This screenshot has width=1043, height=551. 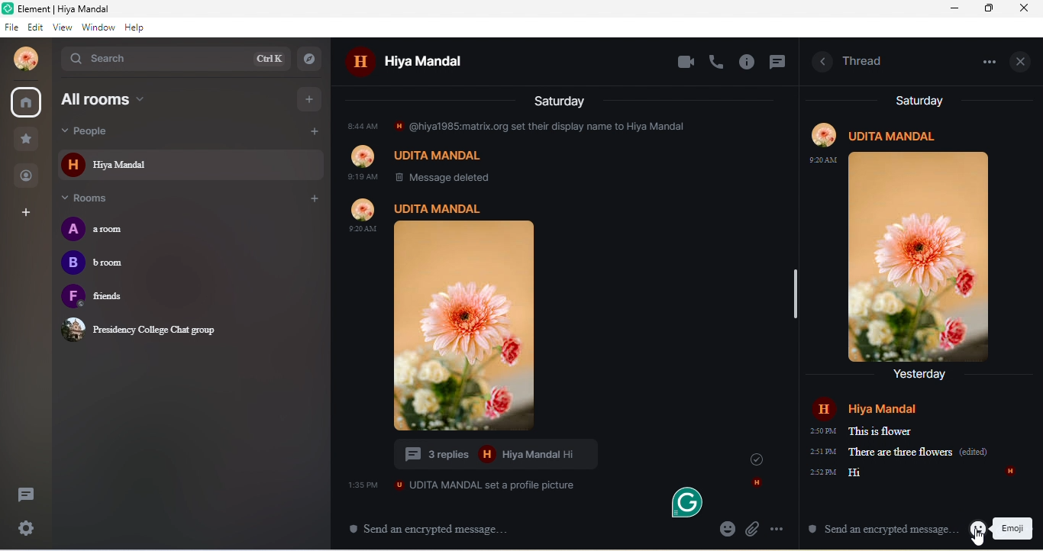 I want to click on thread, so click(x=777, y=61).